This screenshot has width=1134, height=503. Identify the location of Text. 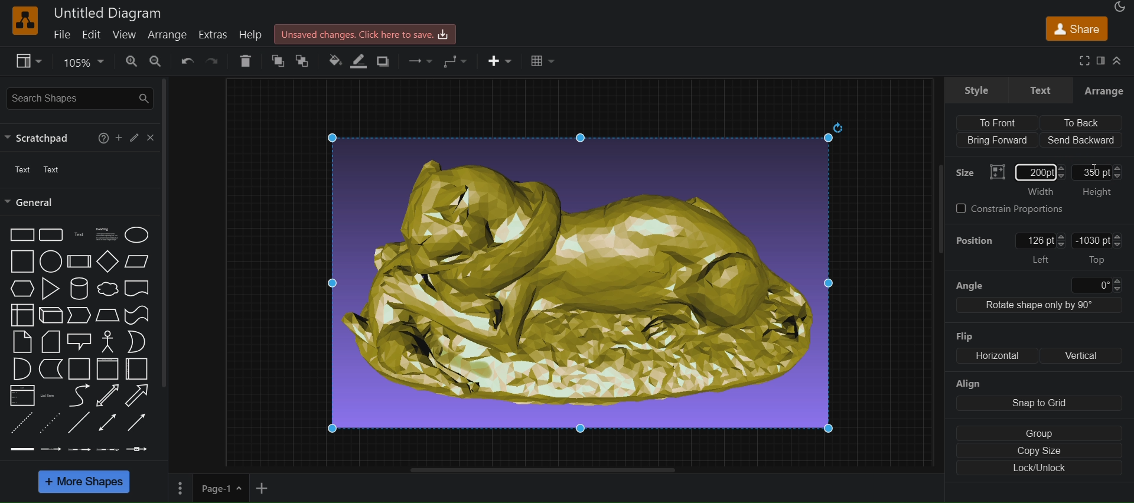
(56, 169).